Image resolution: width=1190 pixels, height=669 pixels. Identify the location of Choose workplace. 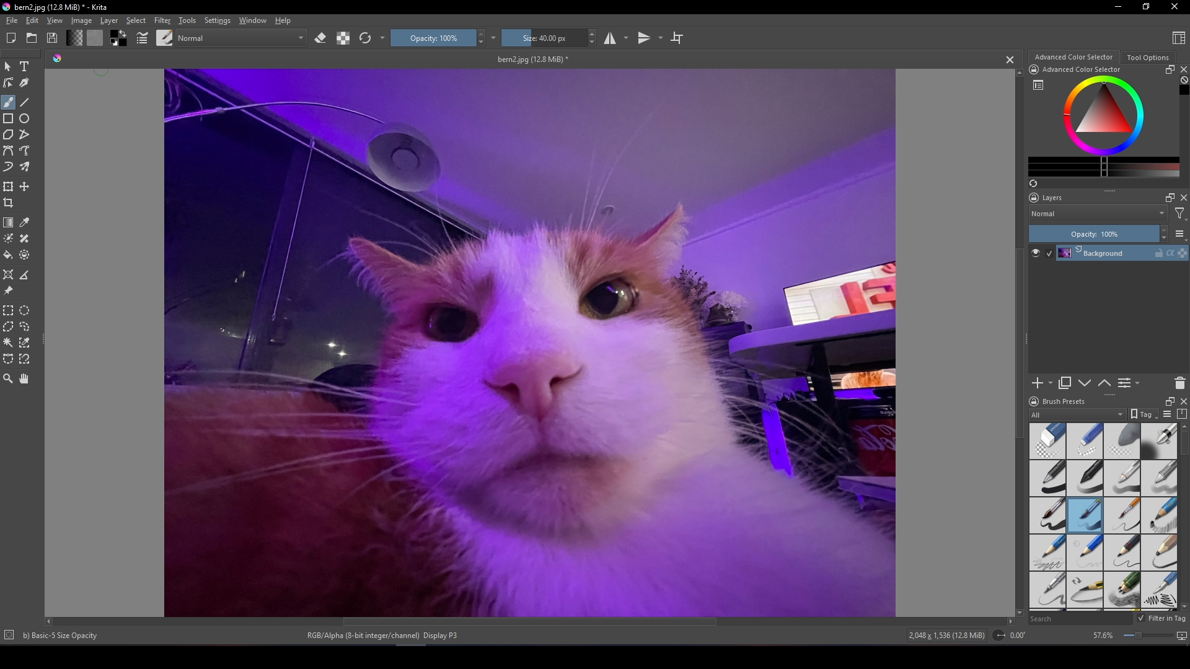
(1178, 38).